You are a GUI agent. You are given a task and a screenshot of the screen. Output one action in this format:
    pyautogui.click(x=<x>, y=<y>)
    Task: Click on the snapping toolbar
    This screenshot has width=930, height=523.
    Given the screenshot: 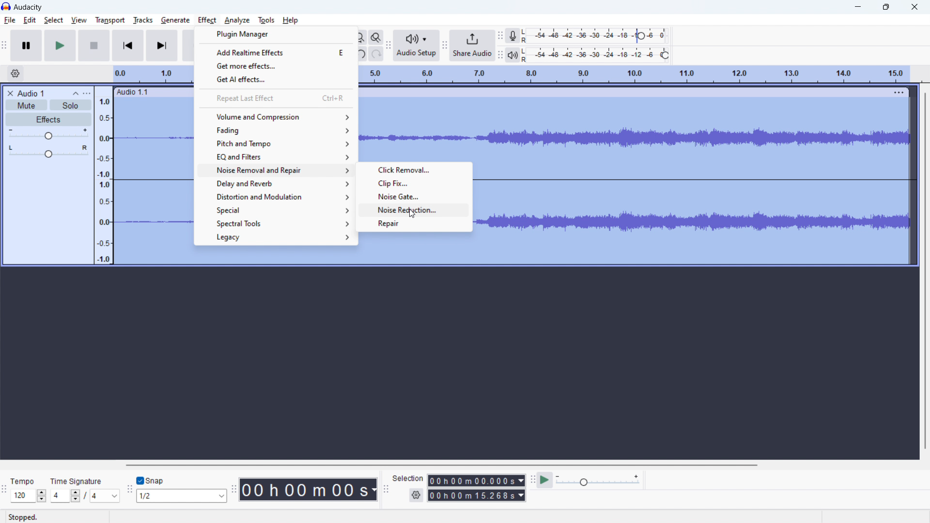 What is the action you would take?
    pyautogui.click(x=130, y=488)
    